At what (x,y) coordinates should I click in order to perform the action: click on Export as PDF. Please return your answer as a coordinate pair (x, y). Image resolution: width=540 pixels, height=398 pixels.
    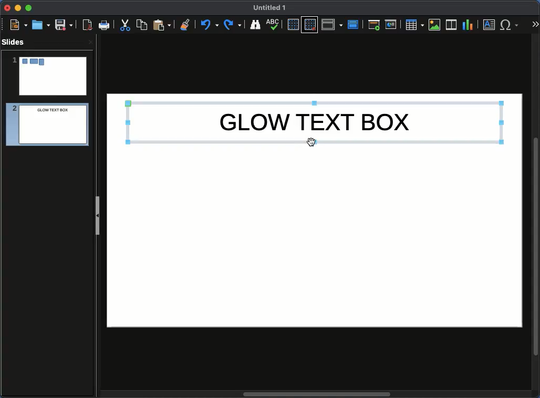
    Looking at the image, I should click on (87, 25).